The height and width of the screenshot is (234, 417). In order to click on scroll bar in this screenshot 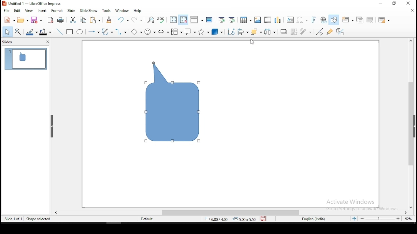, I will do `click(234, 213)`.